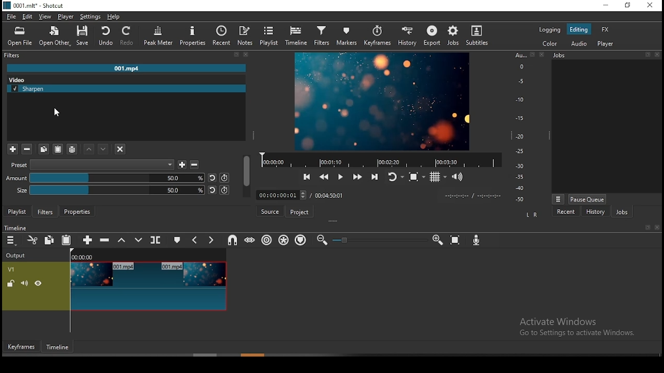  What do you see at coordinates (473, 195) in the screenshot?
I see `timer format` at bounding box center [473, 195].